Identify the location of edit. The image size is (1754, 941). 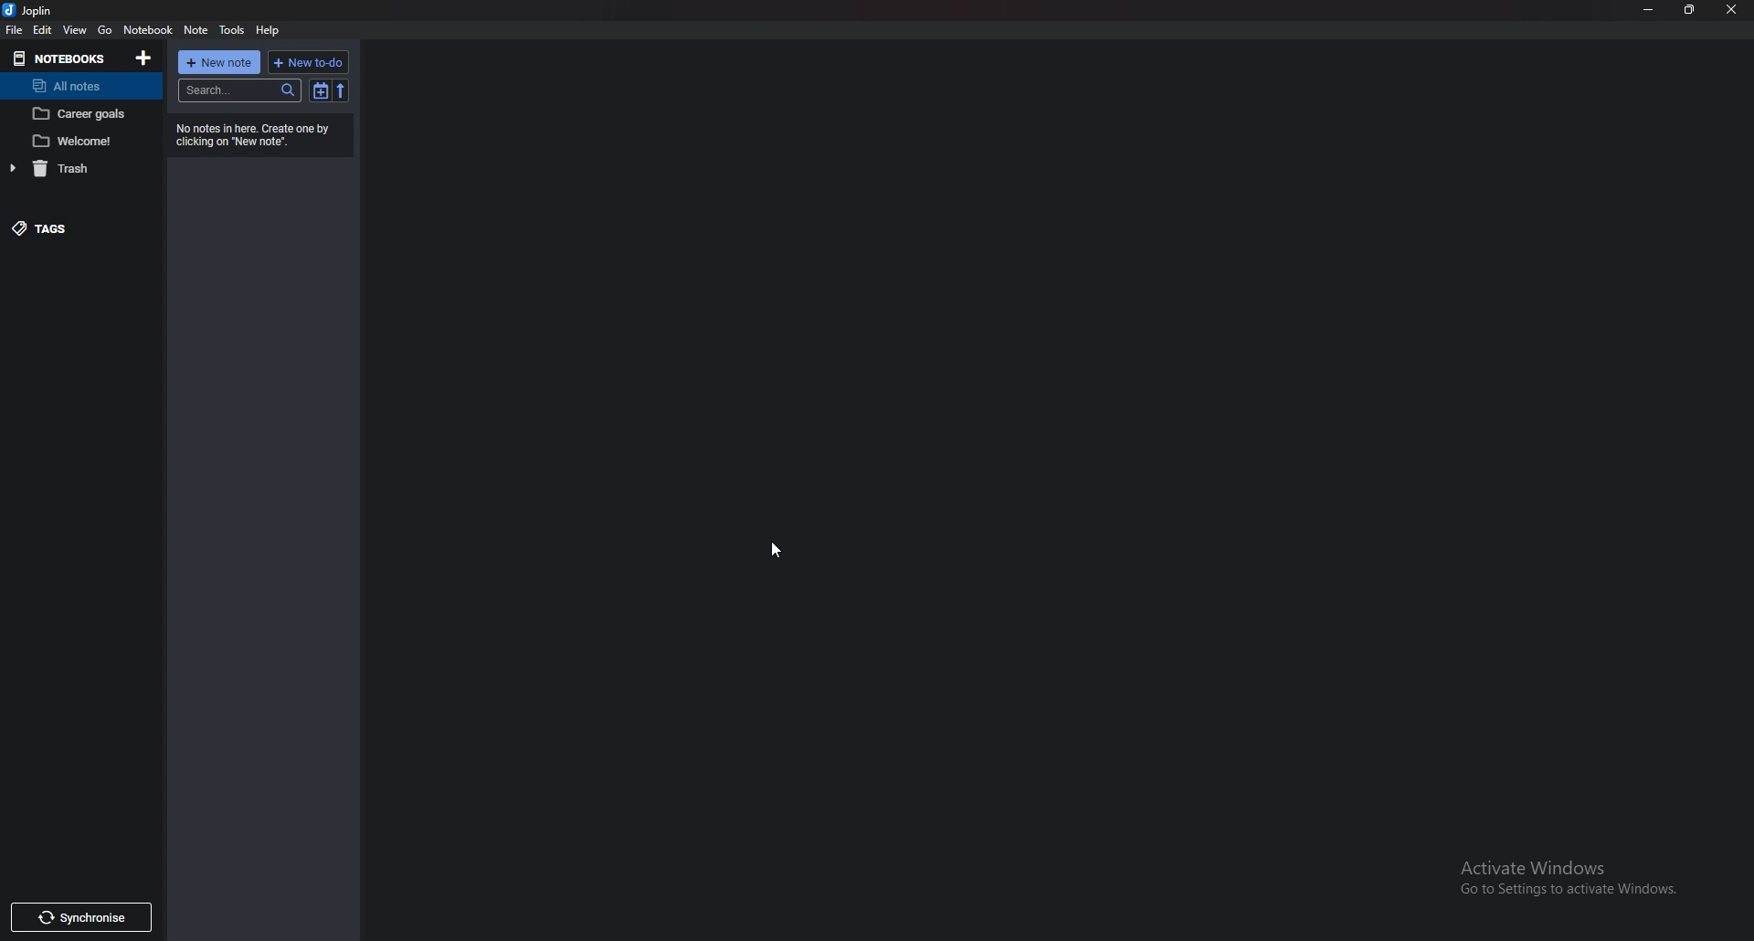
(43, 30).